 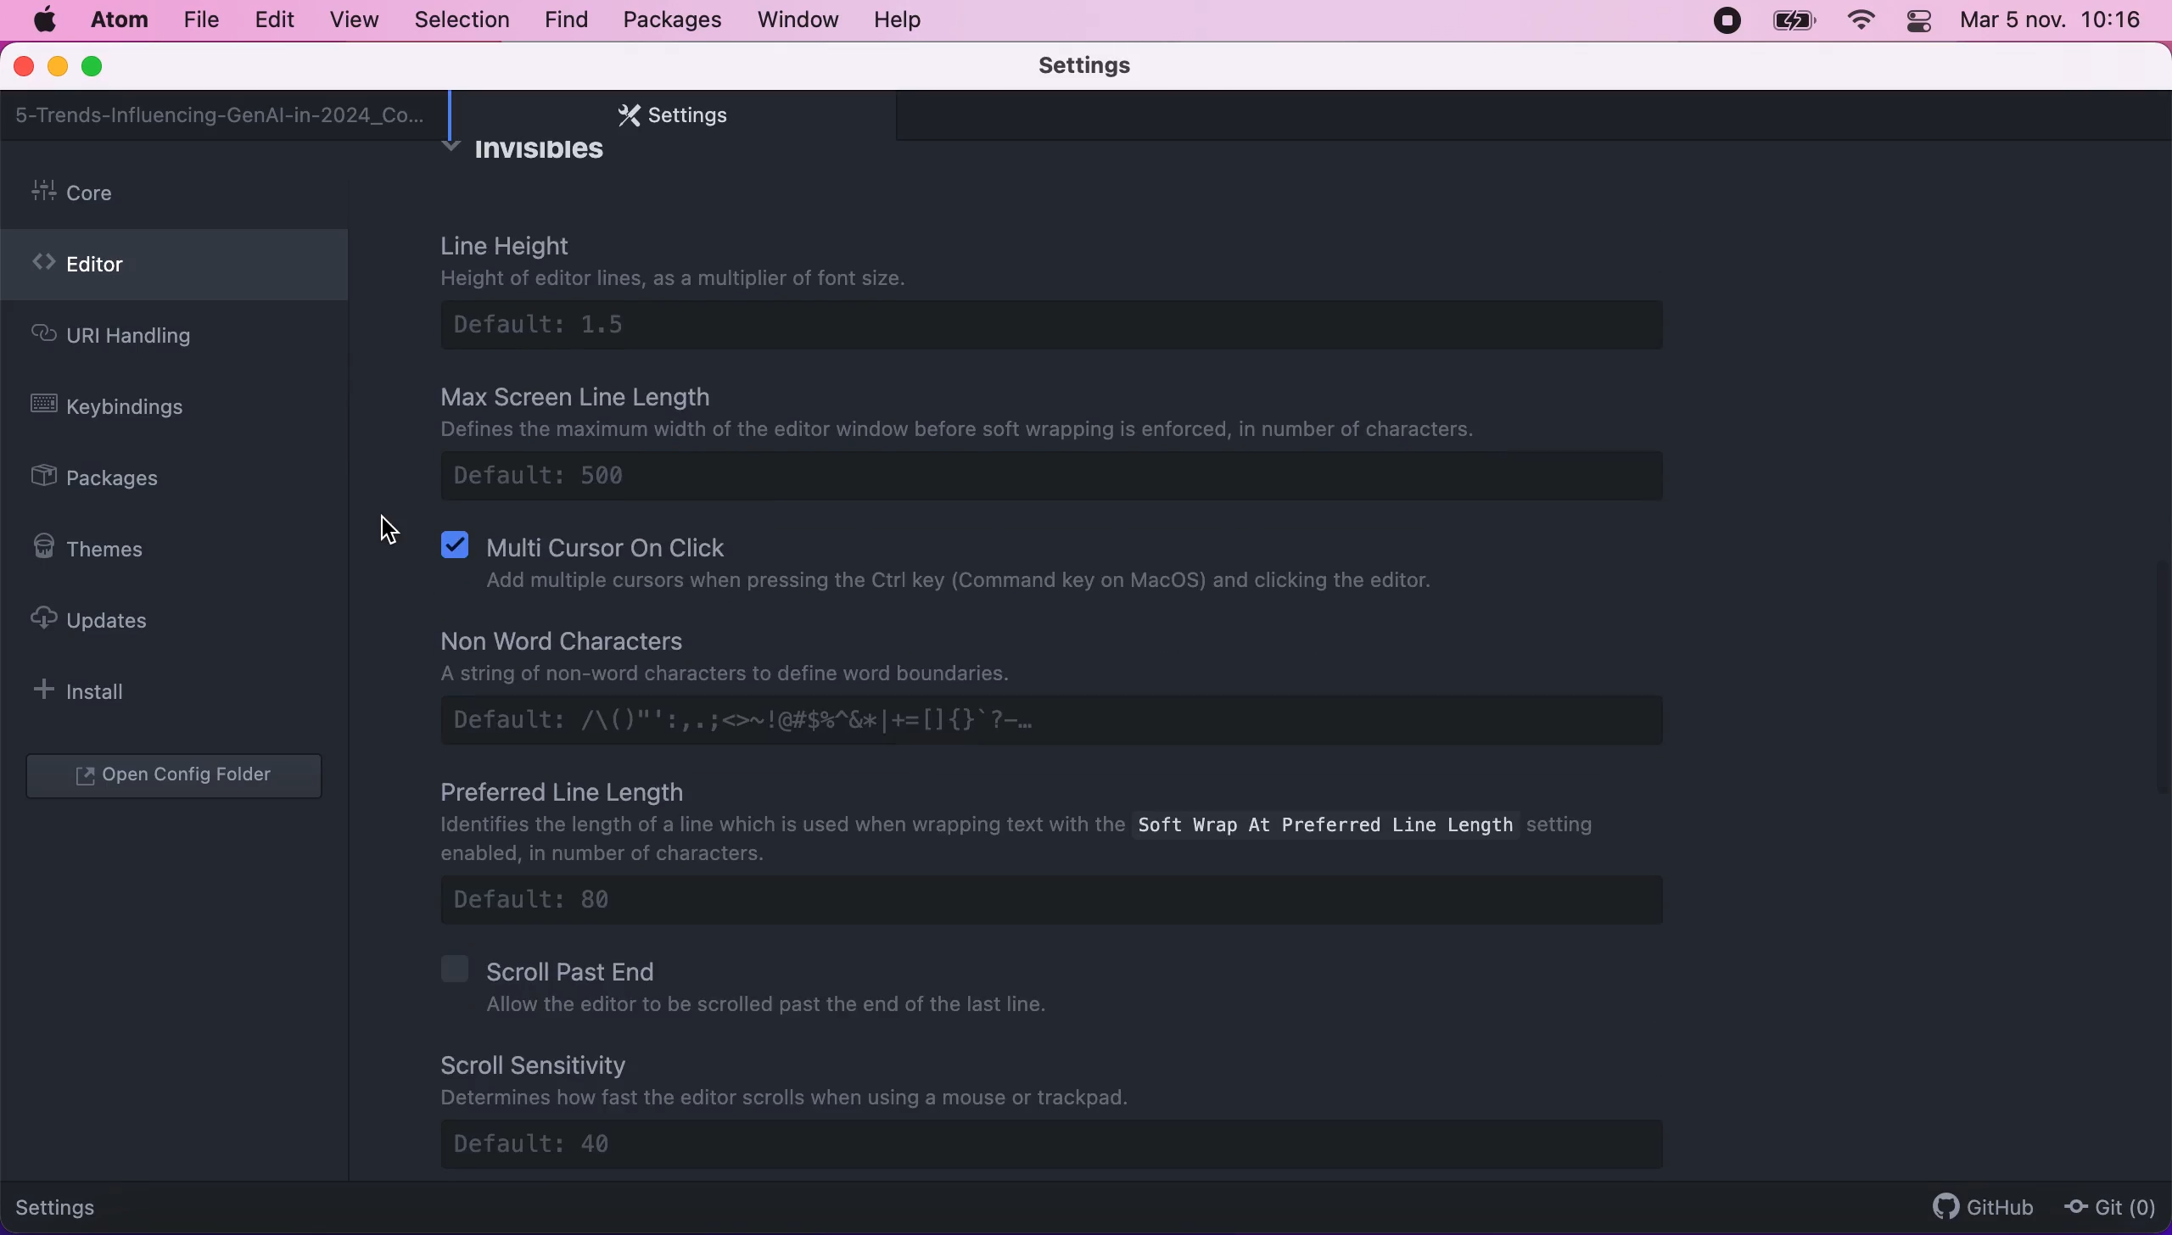 I want to click on settings tab, so click(x=664, y=115).